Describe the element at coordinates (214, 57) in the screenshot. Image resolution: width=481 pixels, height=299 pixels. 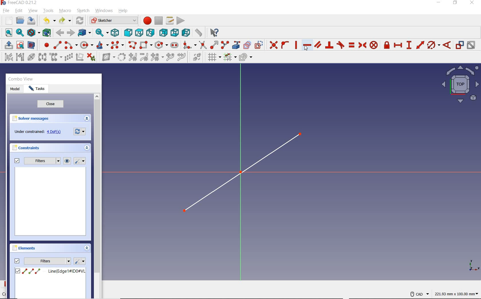
I see `TOGGLE GRID` at that location.